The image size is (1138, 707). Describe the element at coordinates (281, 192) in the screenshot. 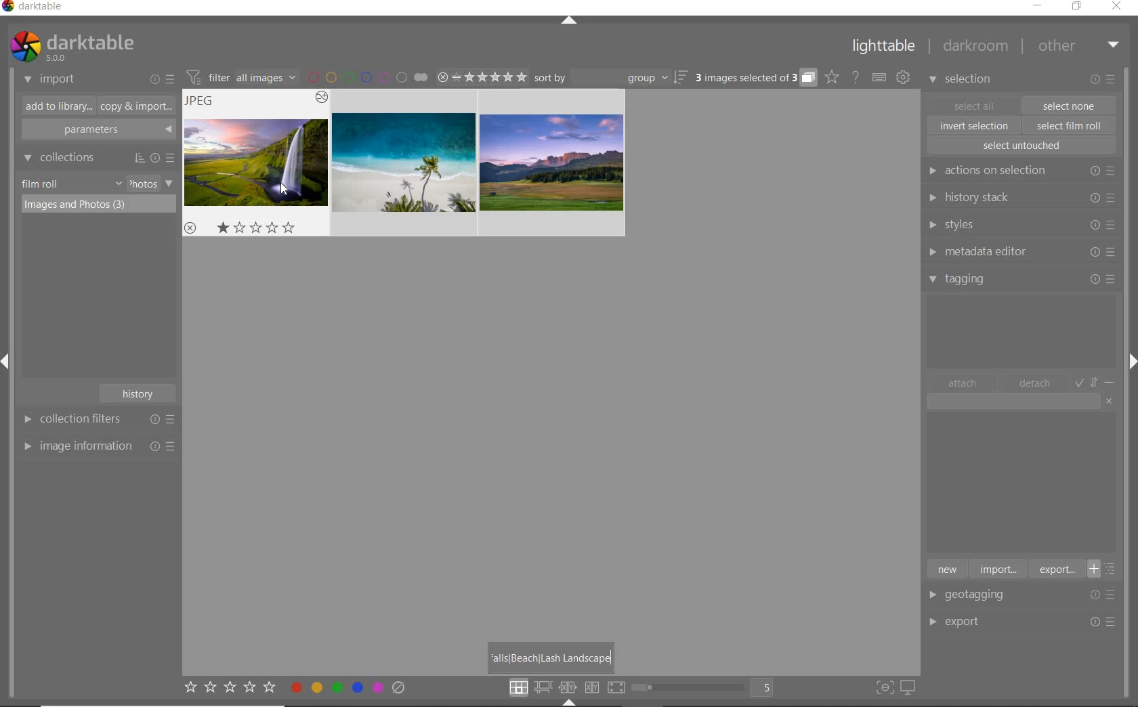

I see `cursor` at that location.